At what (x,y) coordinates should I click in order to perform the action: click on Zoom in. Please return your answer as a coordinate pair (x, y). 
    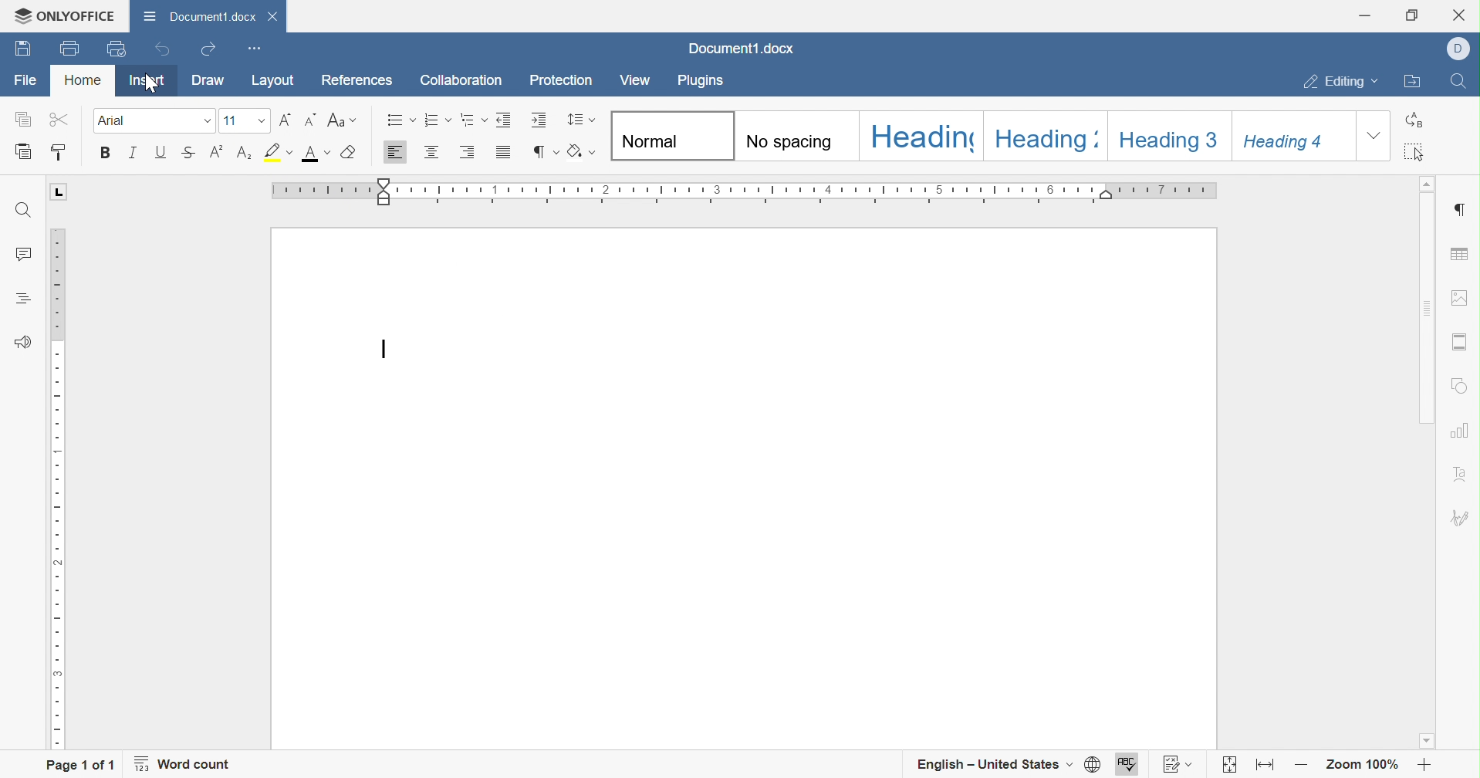
    Looking at the image, I should click on (1424, 765).